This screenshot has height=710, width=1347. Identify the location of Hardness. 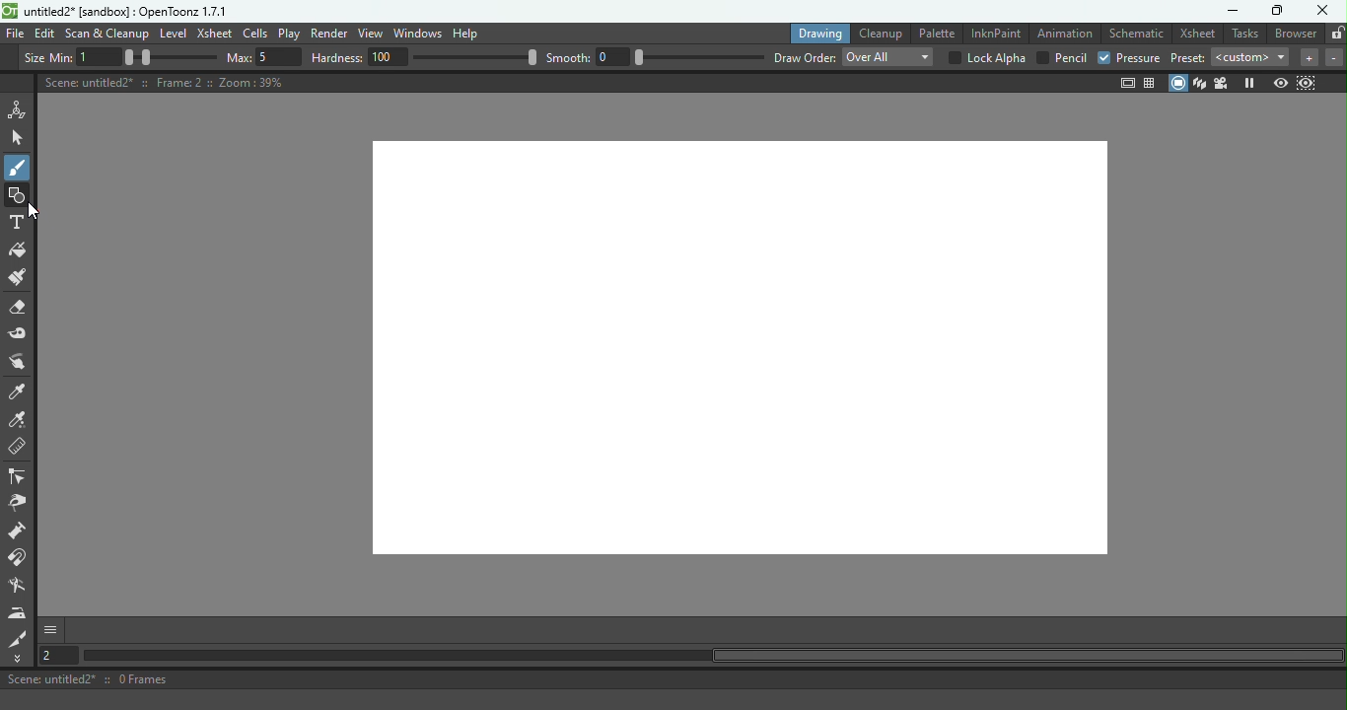
(425, 58).